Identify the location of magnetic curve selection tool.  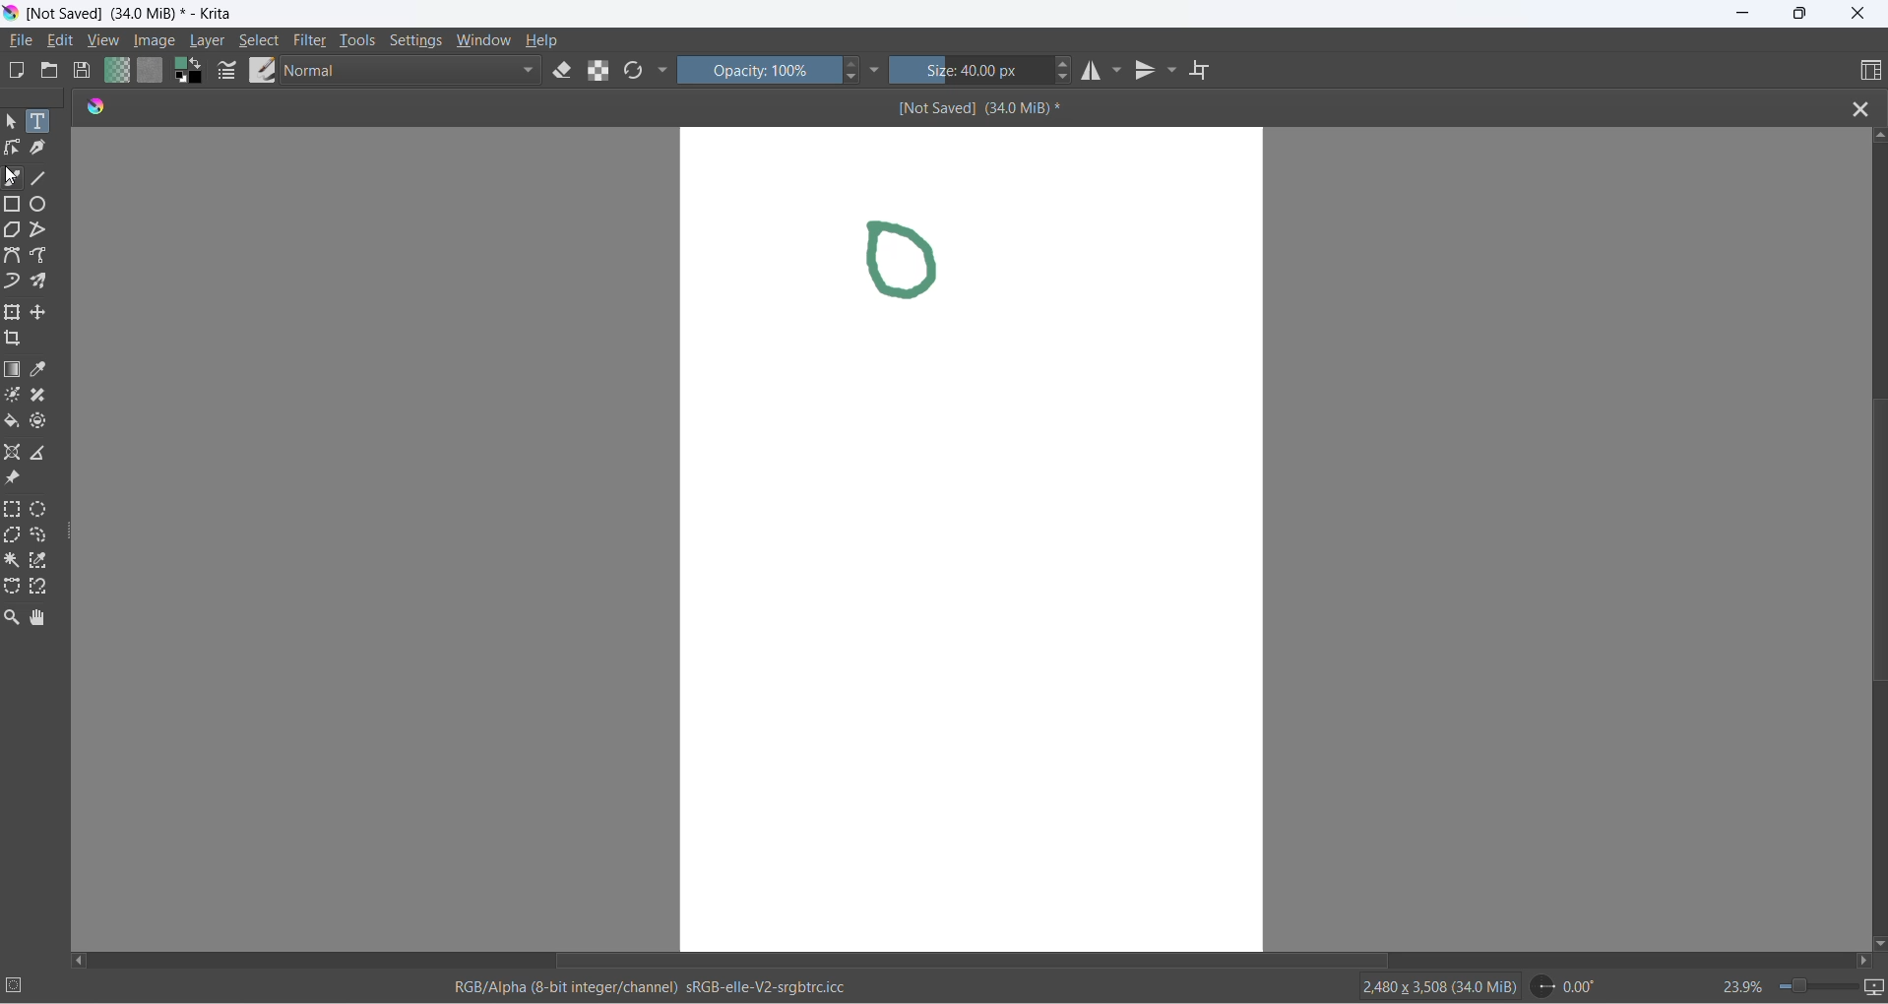
(42, 588).